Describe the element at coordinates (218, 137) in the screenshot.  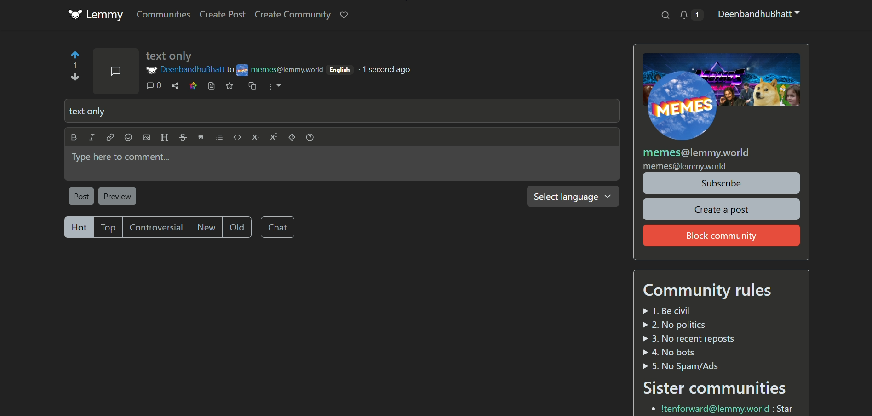
I see `script` at that location.